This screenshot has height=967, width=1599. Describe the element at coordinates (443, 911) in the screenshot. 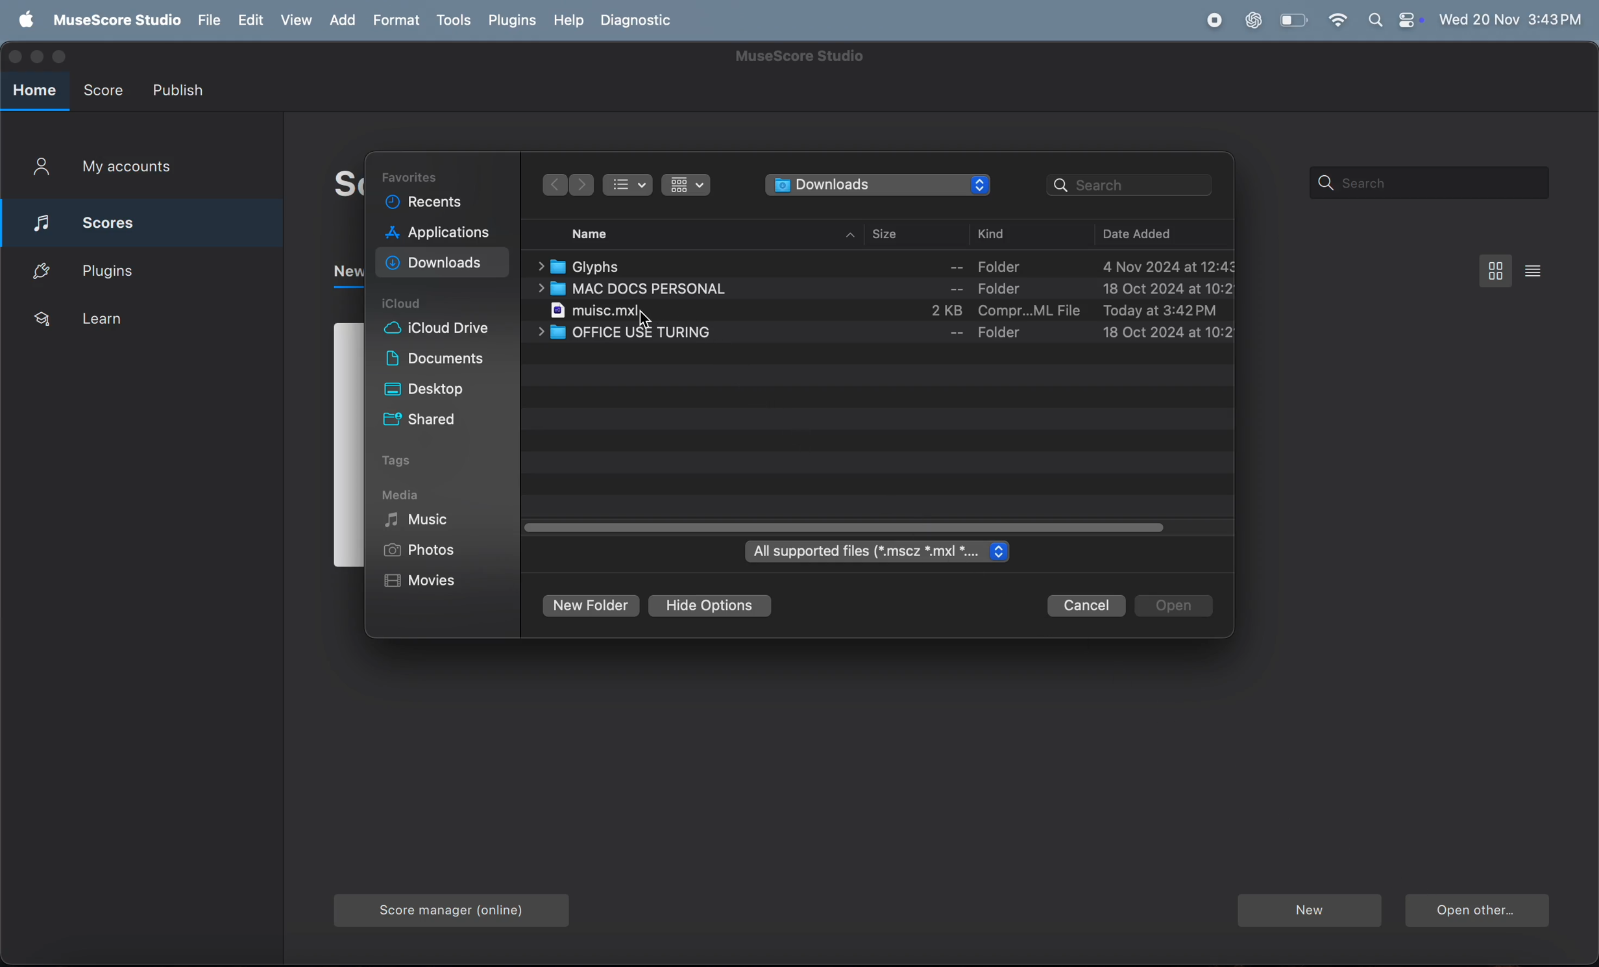

I see `score manager online` at that location.